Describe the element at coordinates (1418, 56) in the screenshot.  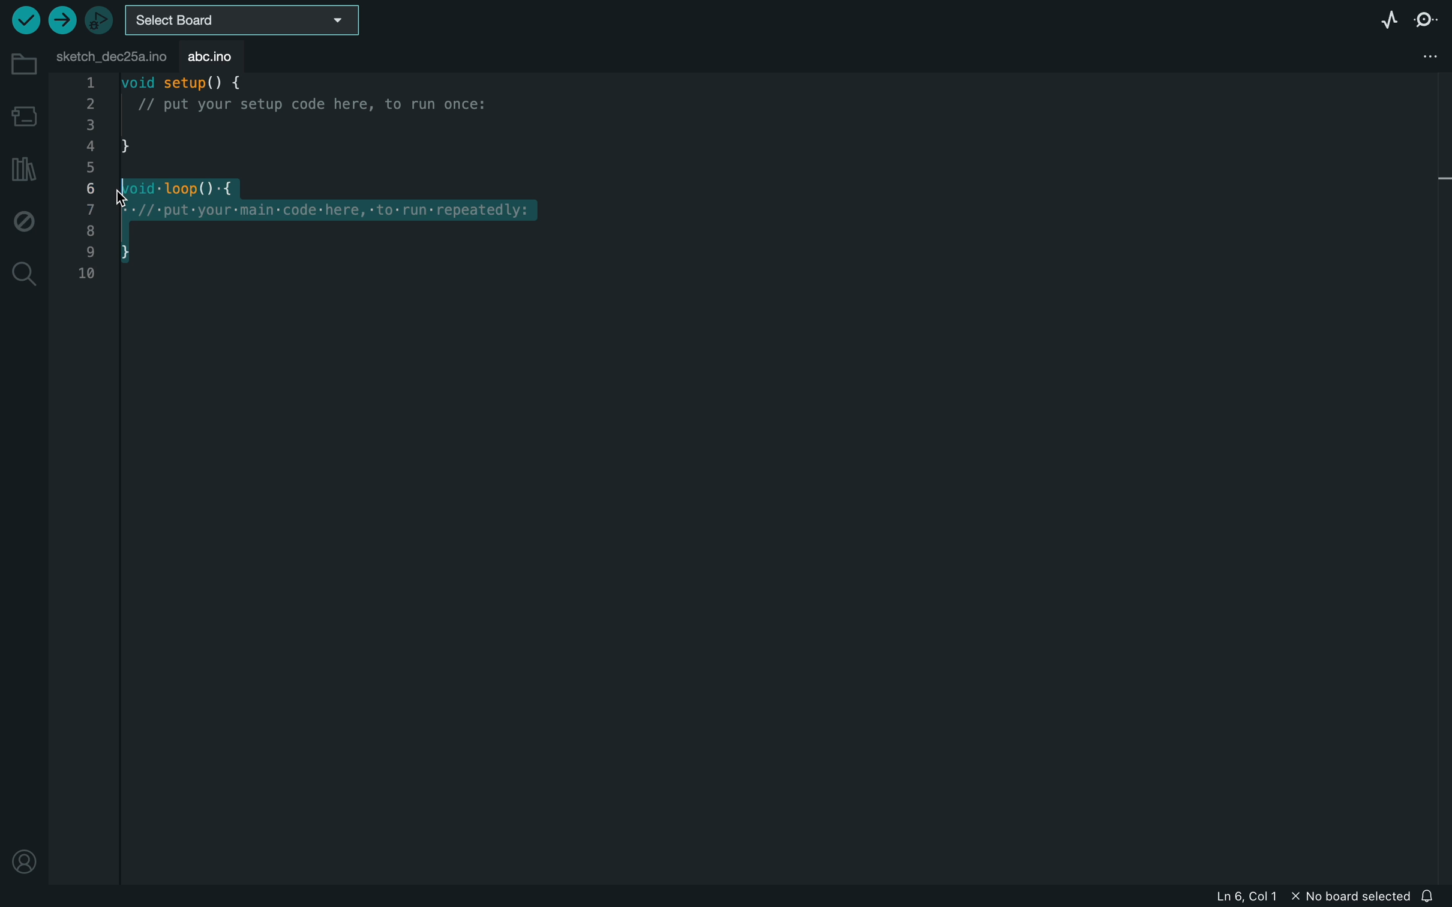
I see `file  settings` at that location.